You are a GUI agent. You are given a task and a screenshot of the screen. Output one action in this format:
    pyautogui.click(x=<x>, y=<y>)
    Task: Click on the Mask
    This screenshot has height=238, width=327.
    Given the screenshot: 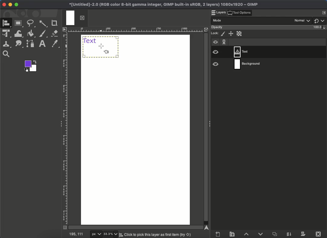 What is the action you would take?
    pyautogui.click(x=303, y=234)
    